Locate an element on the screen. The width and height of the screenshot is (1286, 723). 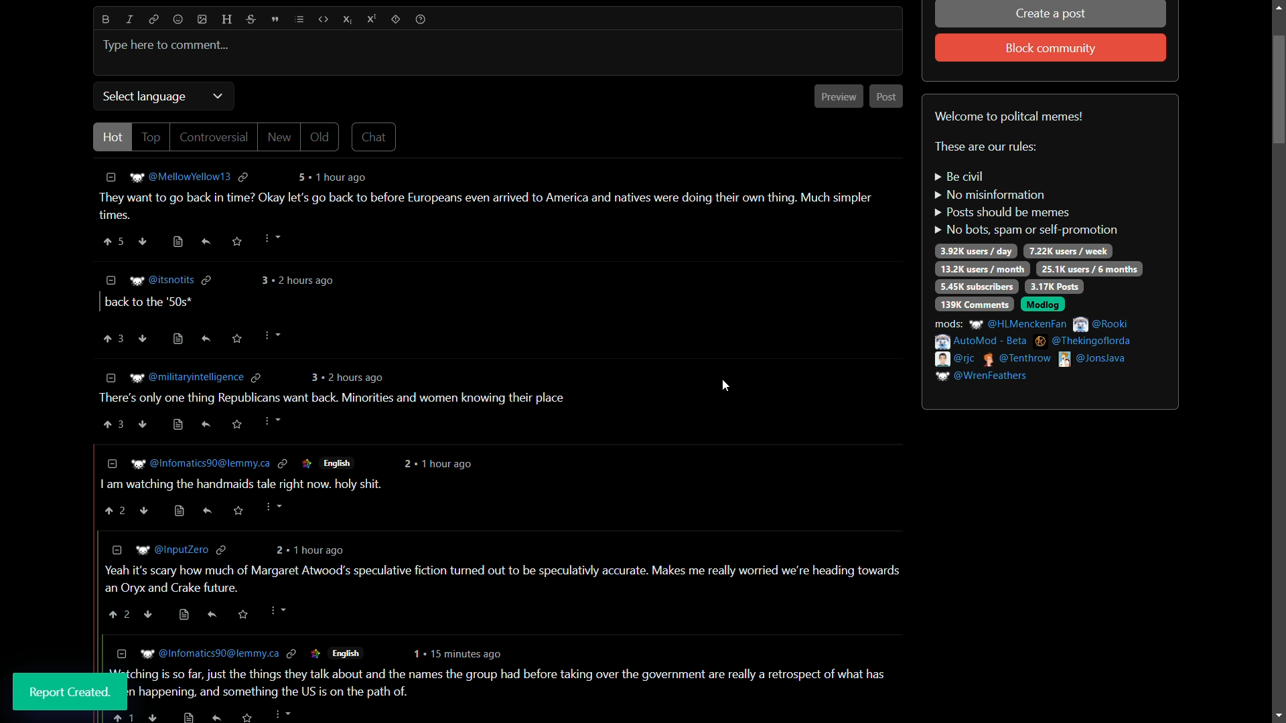
3.92k users/day is located at coordinates (977, 251).